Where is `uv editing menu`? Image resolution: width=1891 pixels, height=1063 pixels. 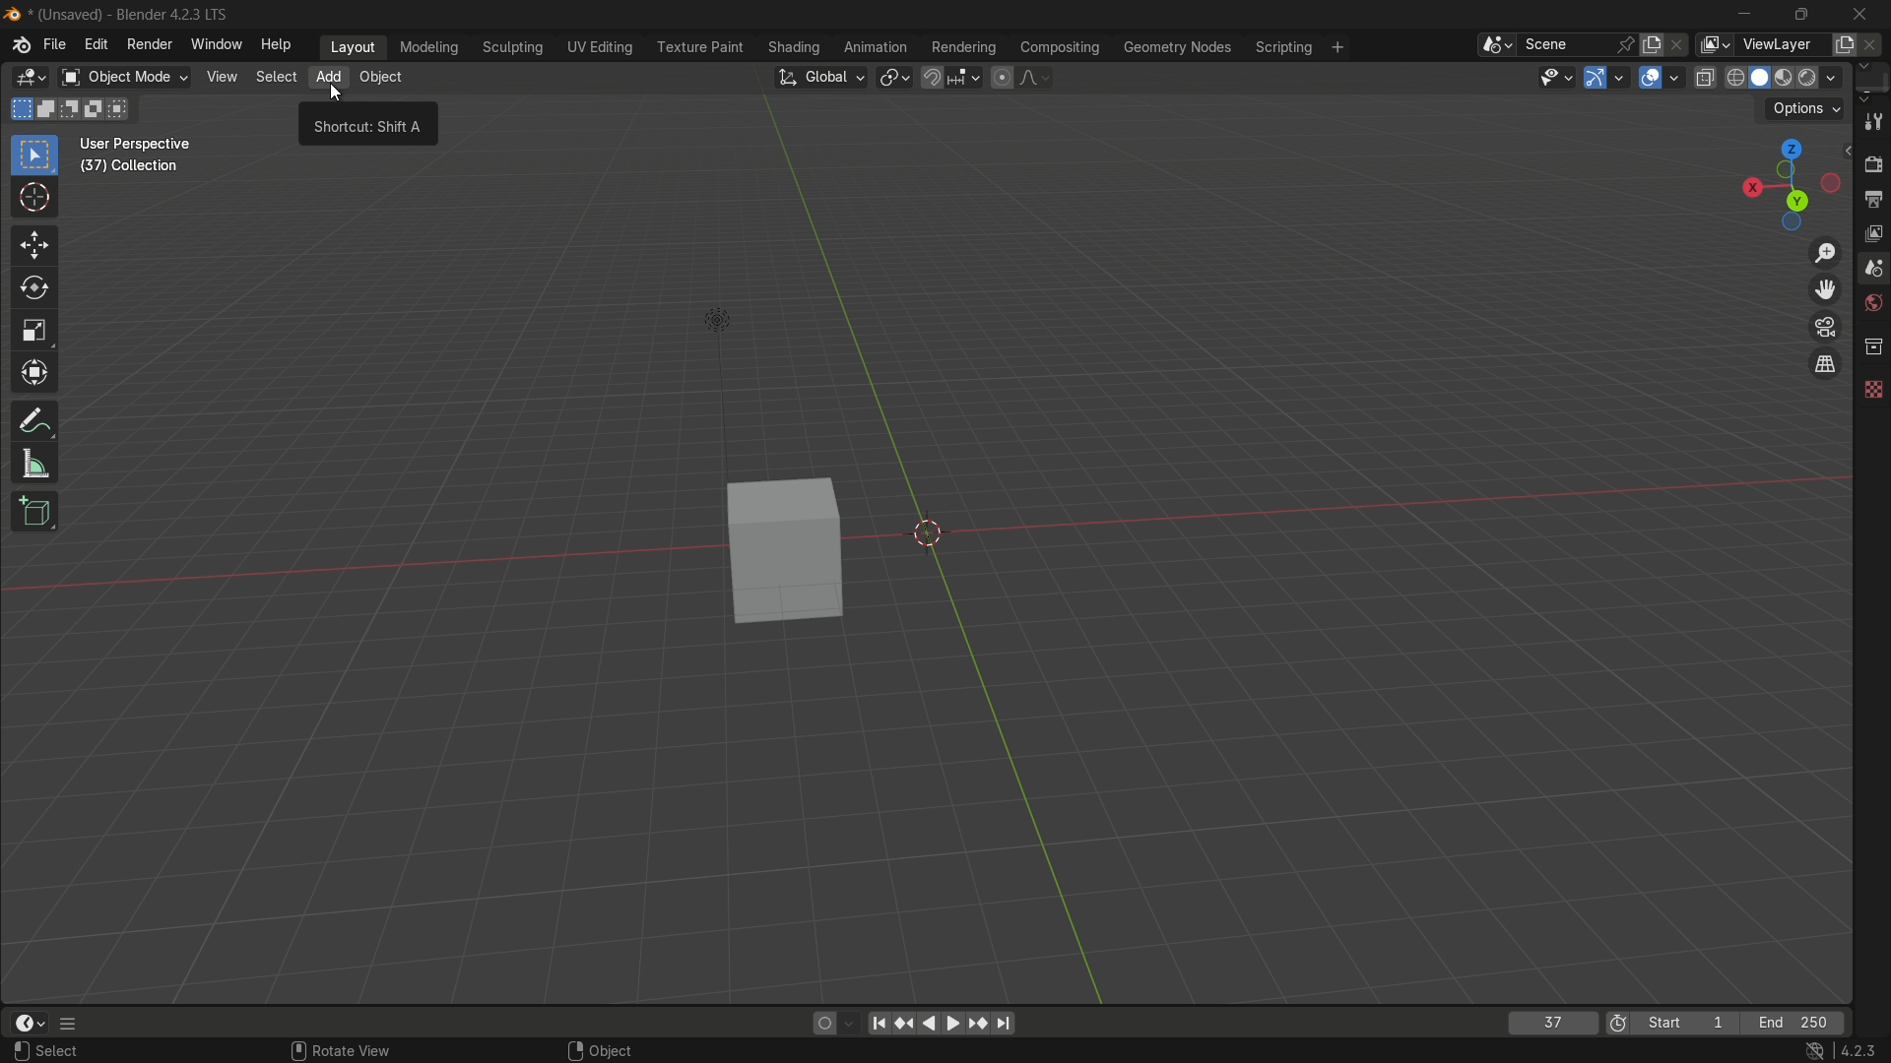 uv editing menu is located at coordinates (600, 46).